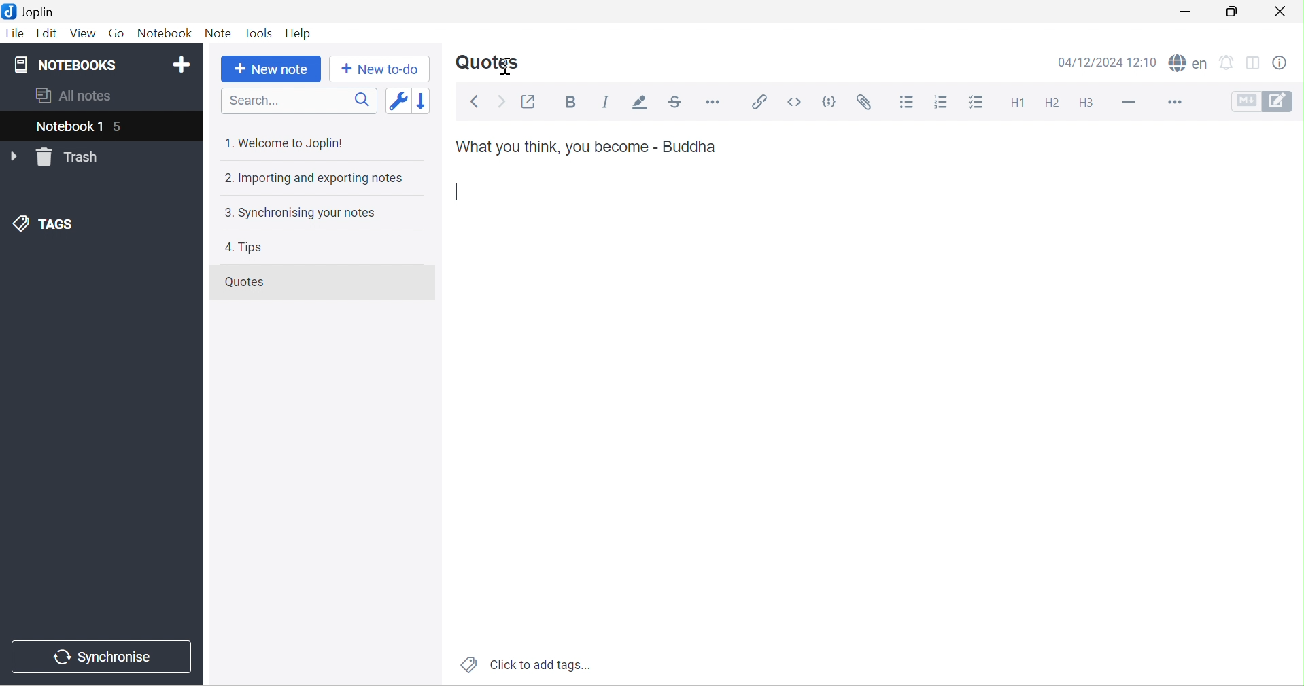 The width and height of the screenshot is (1304, 686). What do you see at coordinates (74, 96) in the screenshot?
I see `All notes` at bounding box center [74, 96].